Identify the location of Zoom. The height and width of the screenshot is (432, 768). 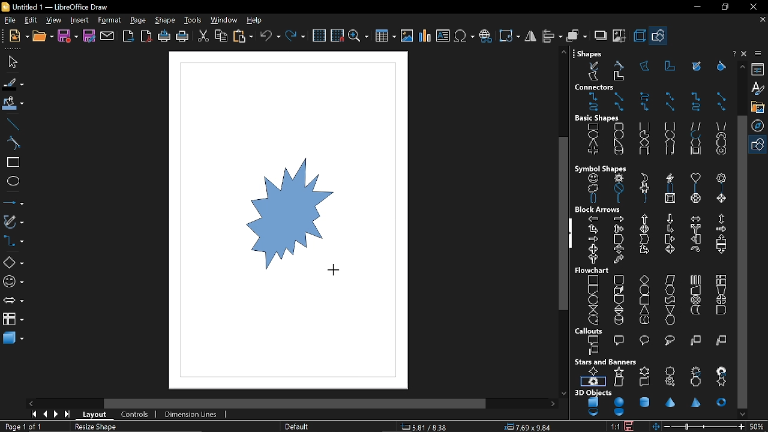
(759, 426).